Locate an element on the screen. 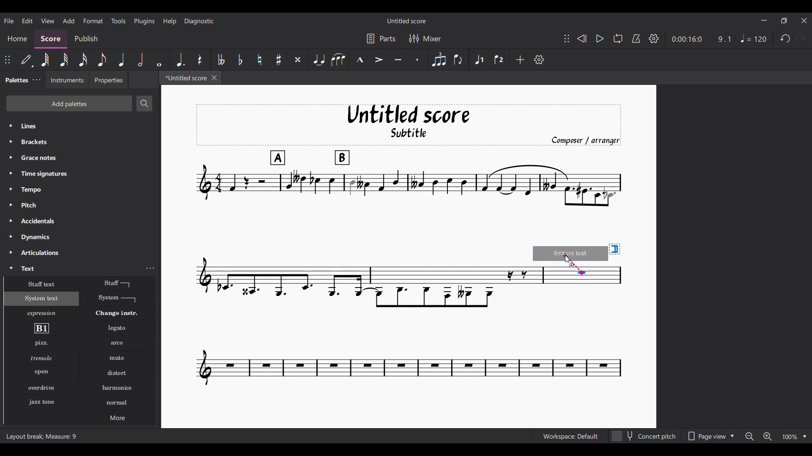  Change instr. is located at coordinates (117, 313).